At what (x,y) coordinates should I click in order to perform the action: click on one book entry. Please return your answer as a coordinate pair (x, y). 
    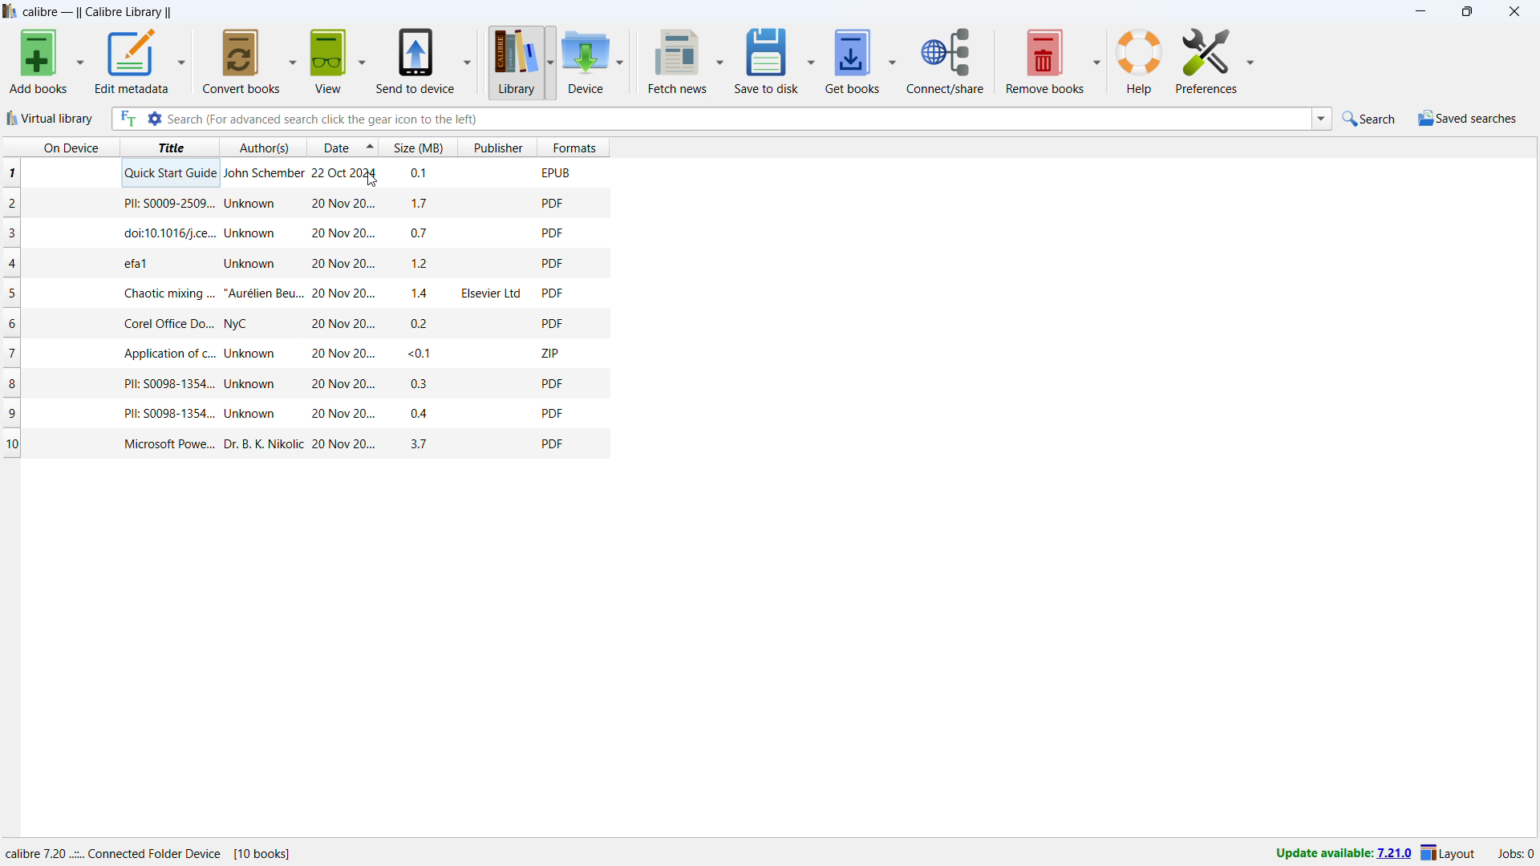
    Looking at the image, I should click on (302, 353).